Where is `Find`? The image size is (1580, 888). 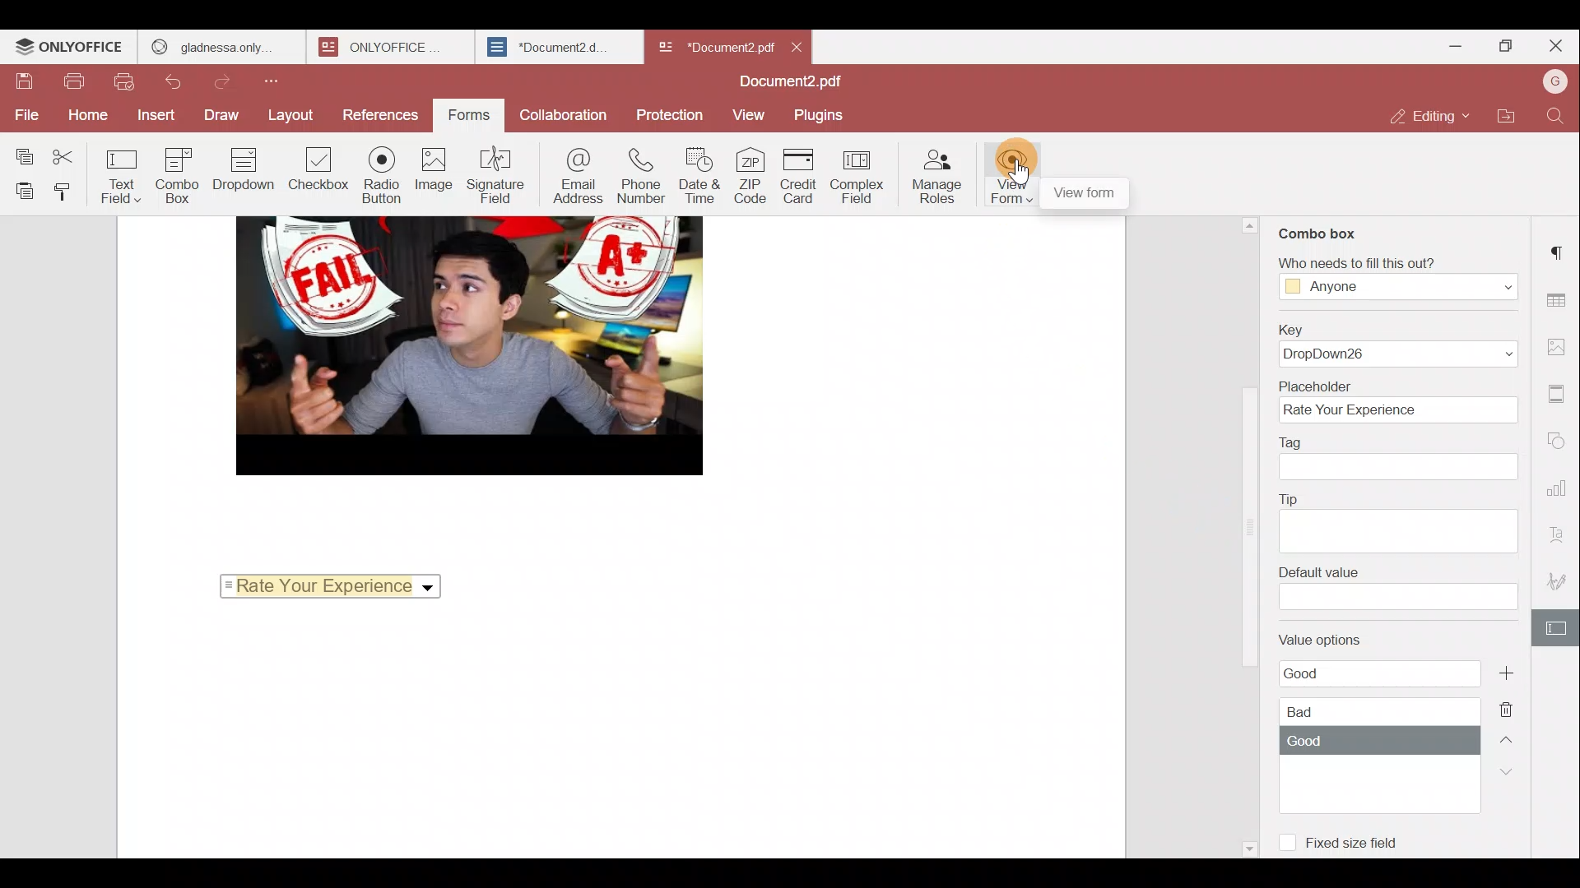
Find is located at coordinates (1555, 119).